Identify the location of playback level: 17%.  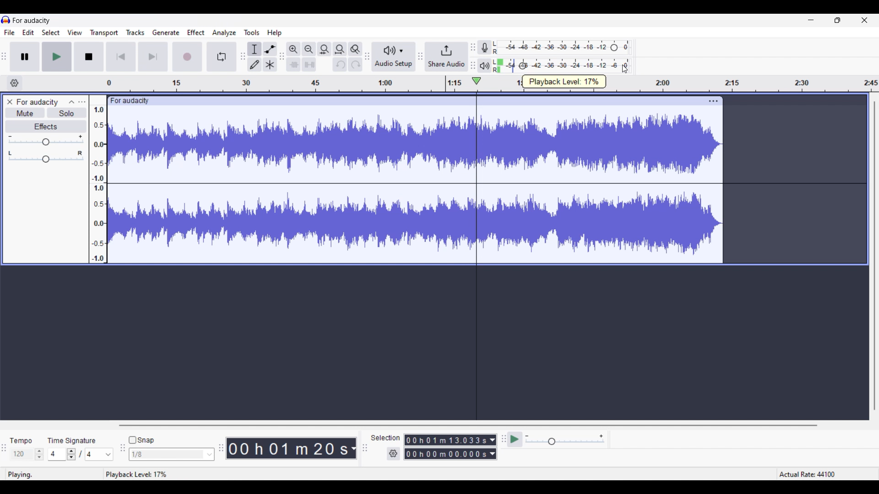
(137, 475).